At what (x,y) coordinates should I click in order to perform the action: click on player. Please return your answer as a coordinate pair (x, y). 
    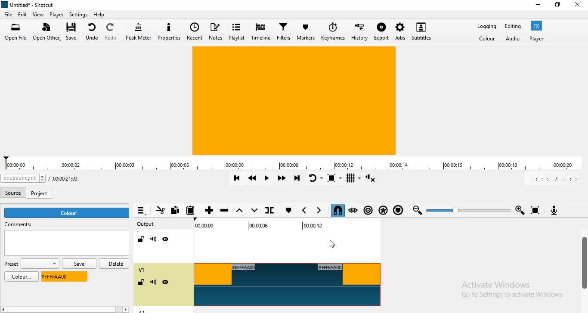
    Looking at the image, I should click on (536, 39).